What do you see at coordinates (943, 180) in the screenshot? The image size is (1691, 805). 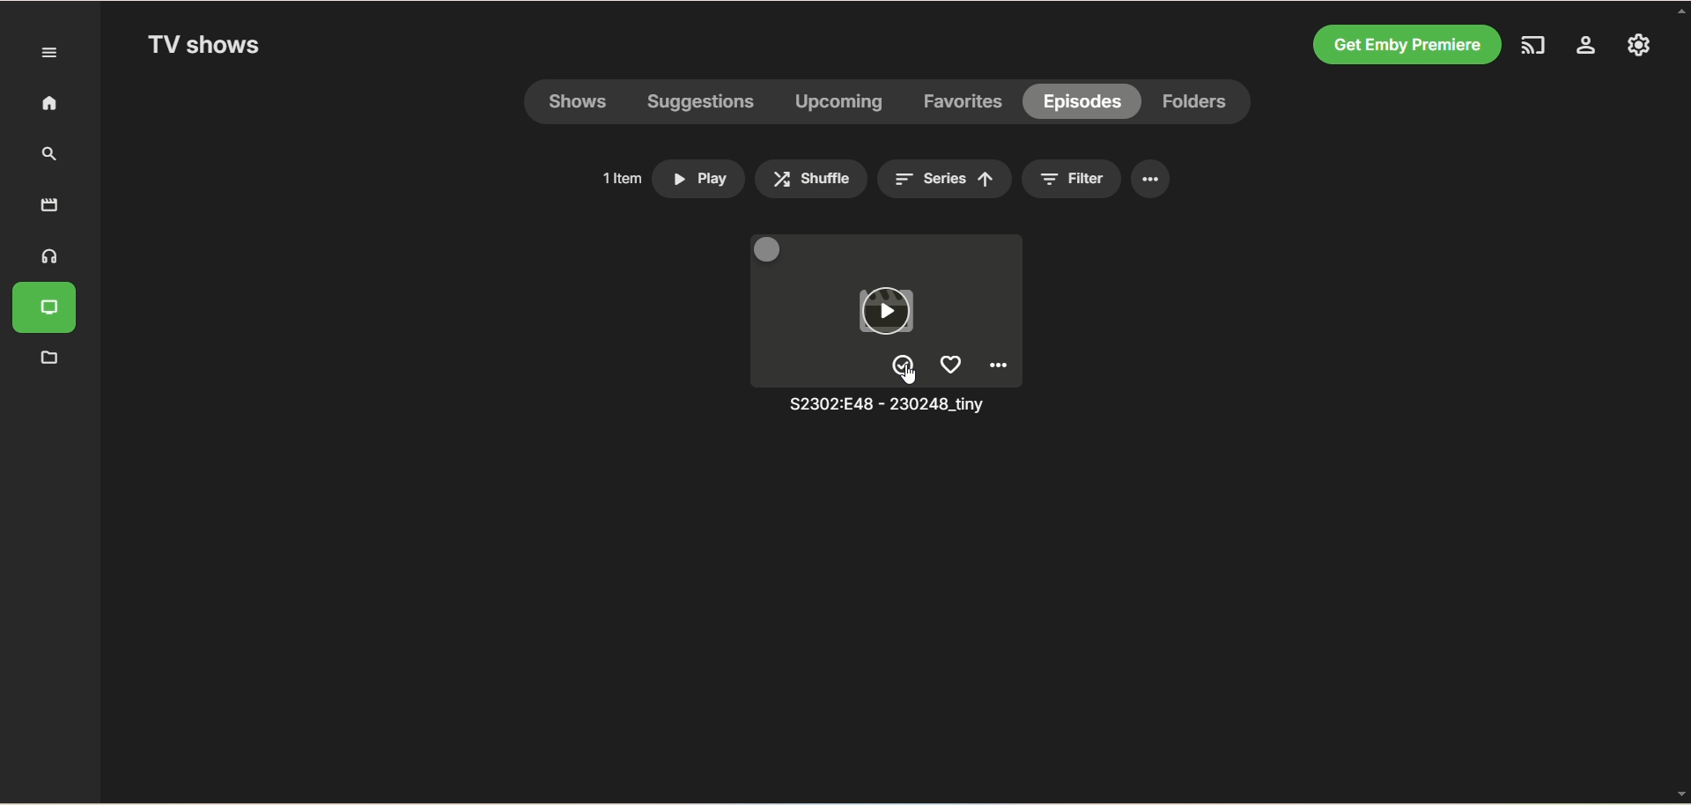 I see `Series` at bounding box center [943, 180].